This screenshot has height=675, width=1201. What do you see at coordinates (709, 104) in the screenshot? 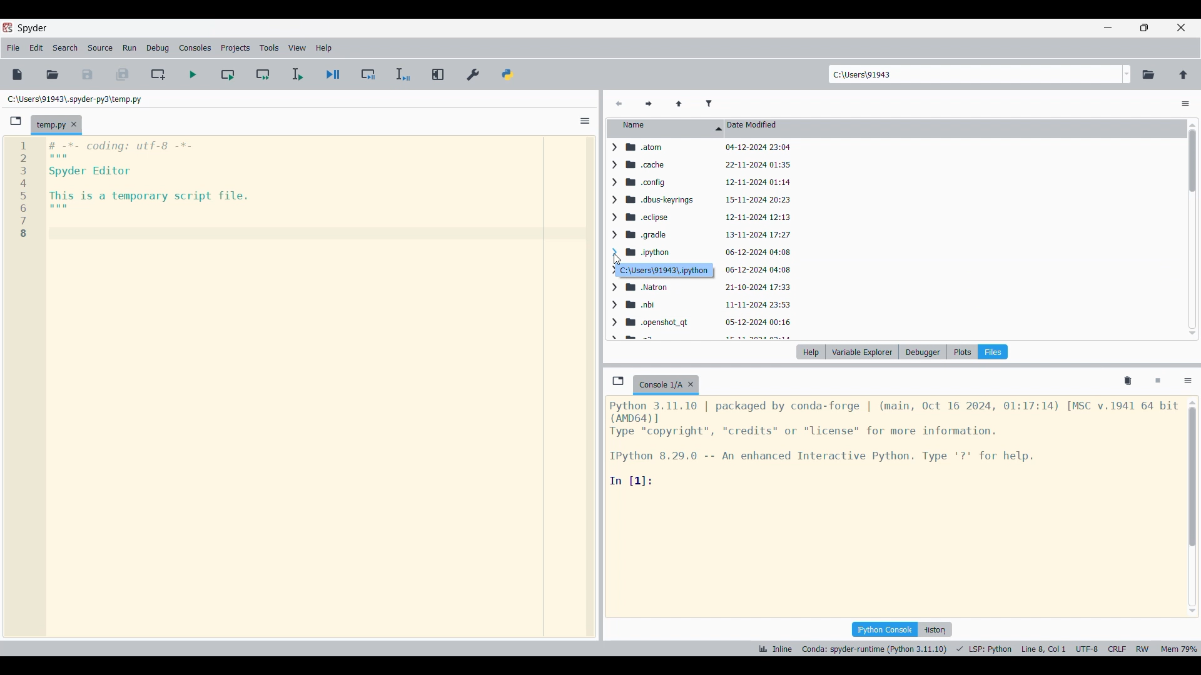
I see `Filter` at bounding box center [709, 104].